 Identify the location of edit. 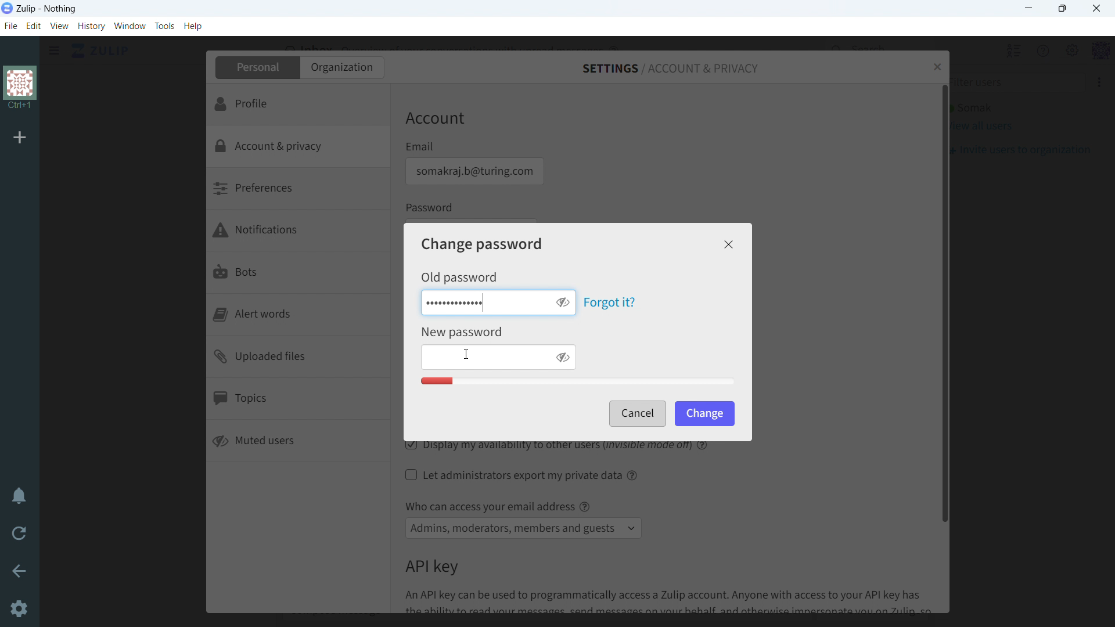
(33, 26).